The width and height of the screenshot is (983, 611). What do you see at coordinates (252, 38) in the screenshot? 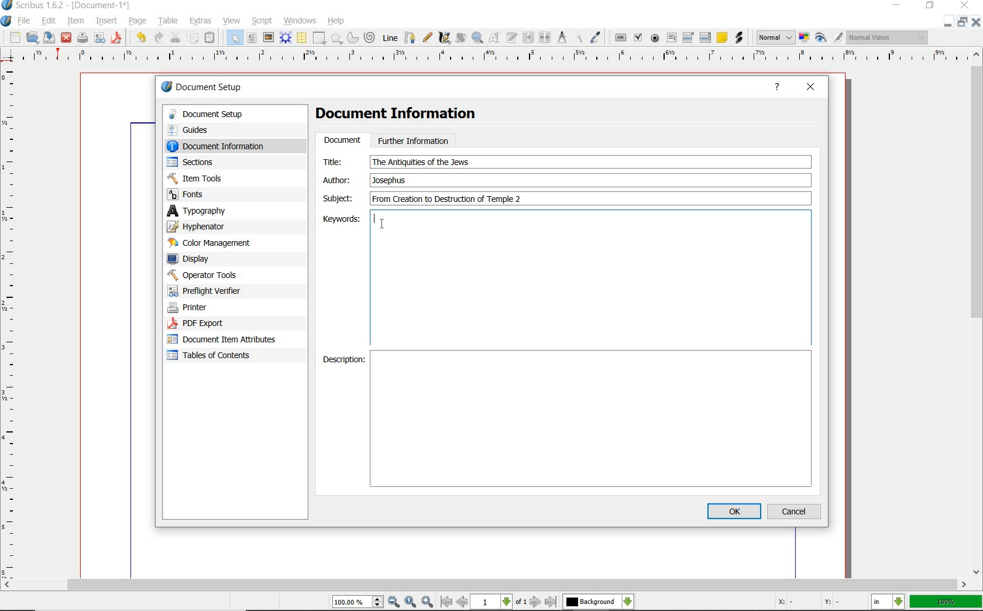
I see `text frame` at bounding box center [252, 38].